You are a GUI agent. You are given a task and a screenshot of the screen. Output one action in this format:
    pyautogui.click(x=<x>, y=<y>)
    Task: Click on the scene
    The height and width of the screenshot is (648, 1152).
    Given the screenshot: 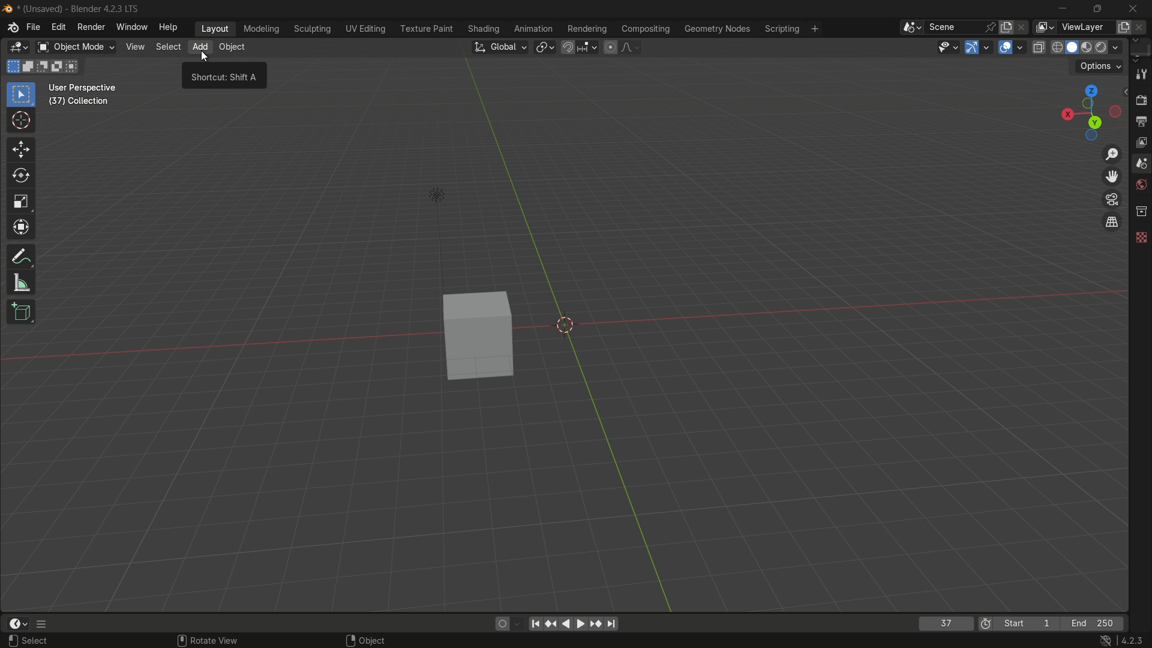 What is the action you would take?
    pyautogui.click(x=1140, y=164)
    